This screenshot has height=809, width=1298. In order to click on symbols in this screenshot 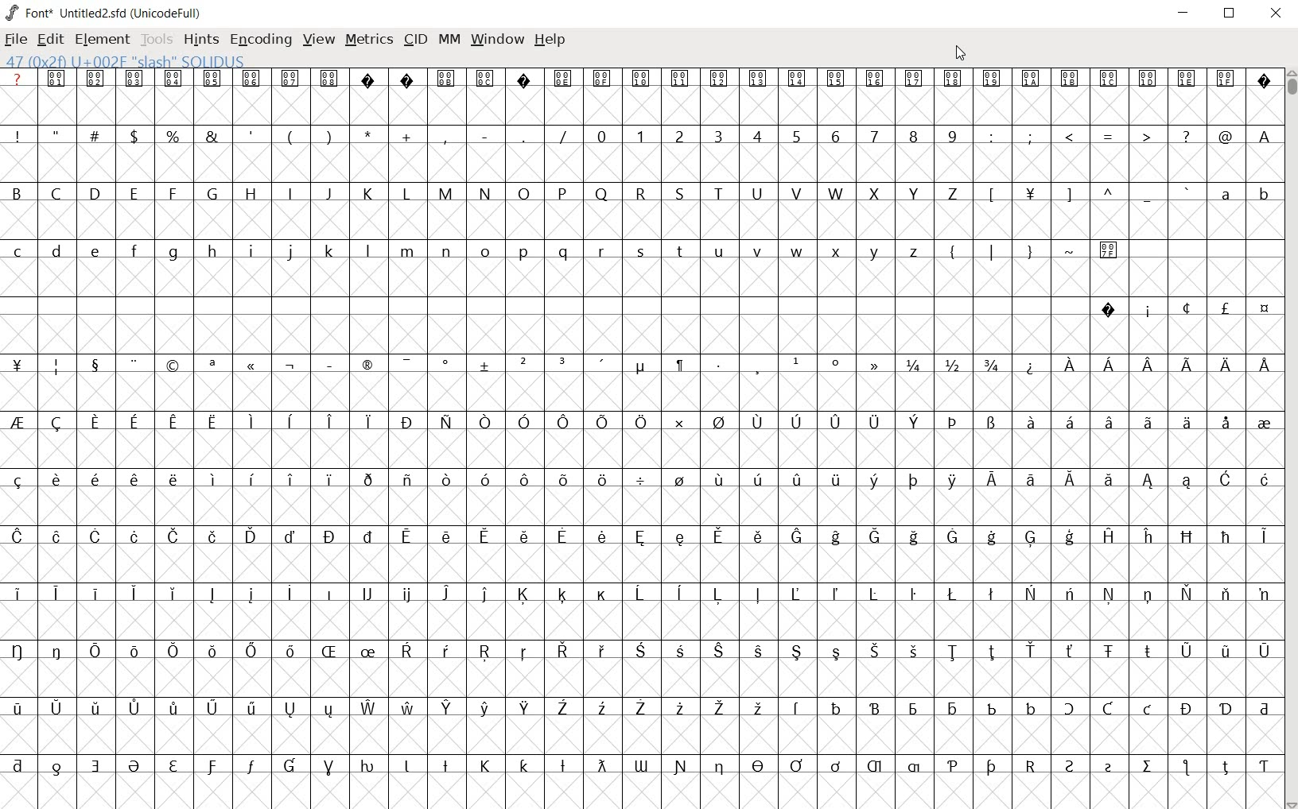, I will do `click(644, 363)`.